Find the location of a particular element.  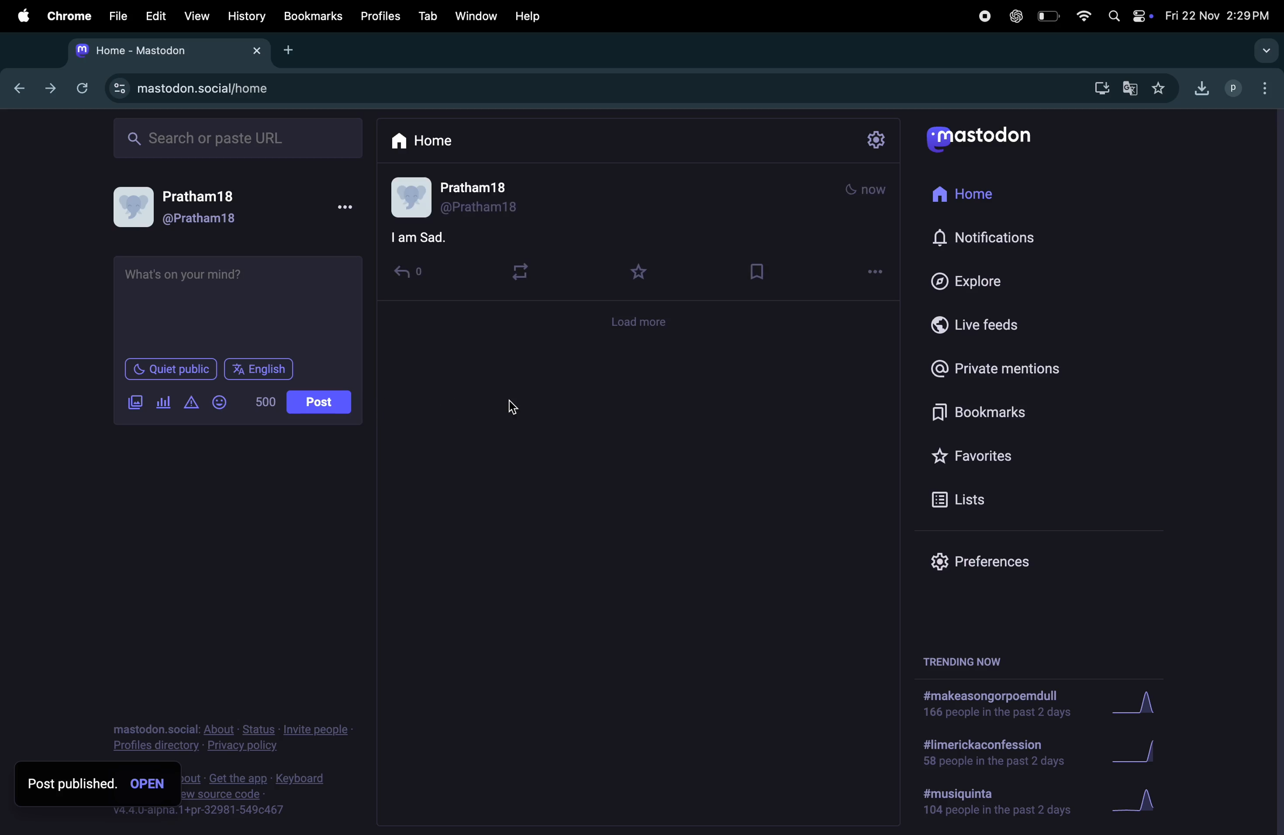

line of words is located at coordinates (263, 402).